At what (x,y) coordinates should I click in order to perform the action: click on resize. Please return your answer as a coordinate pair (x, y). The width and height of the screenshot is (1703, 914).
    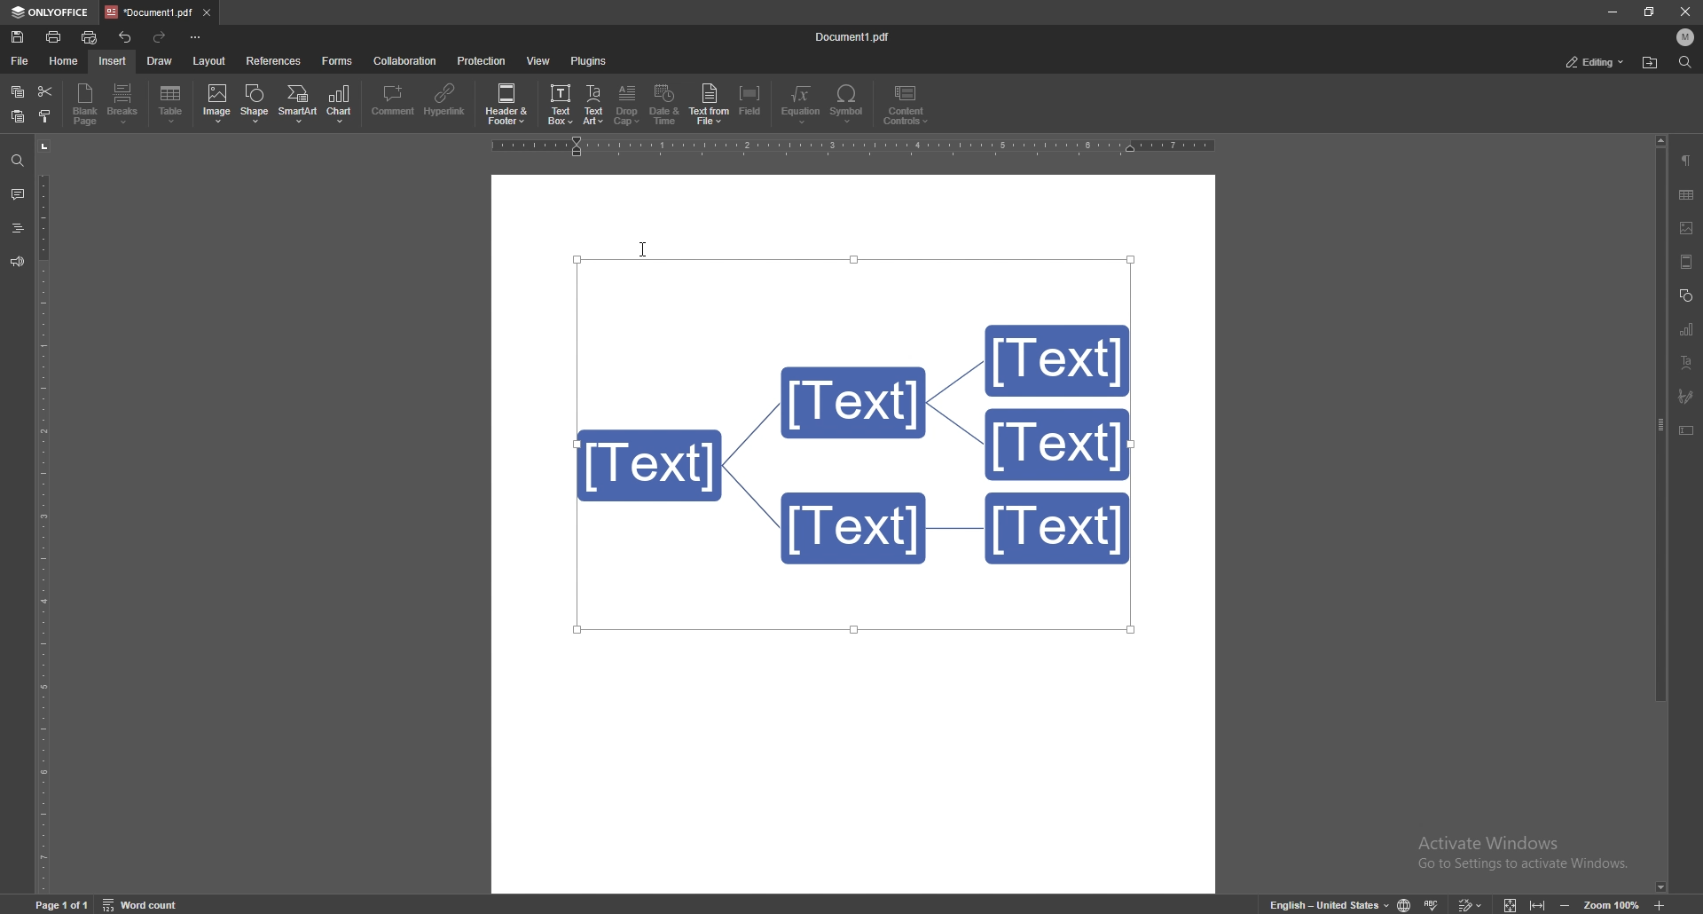
    Looking at the image, I should click on (1649, 12).